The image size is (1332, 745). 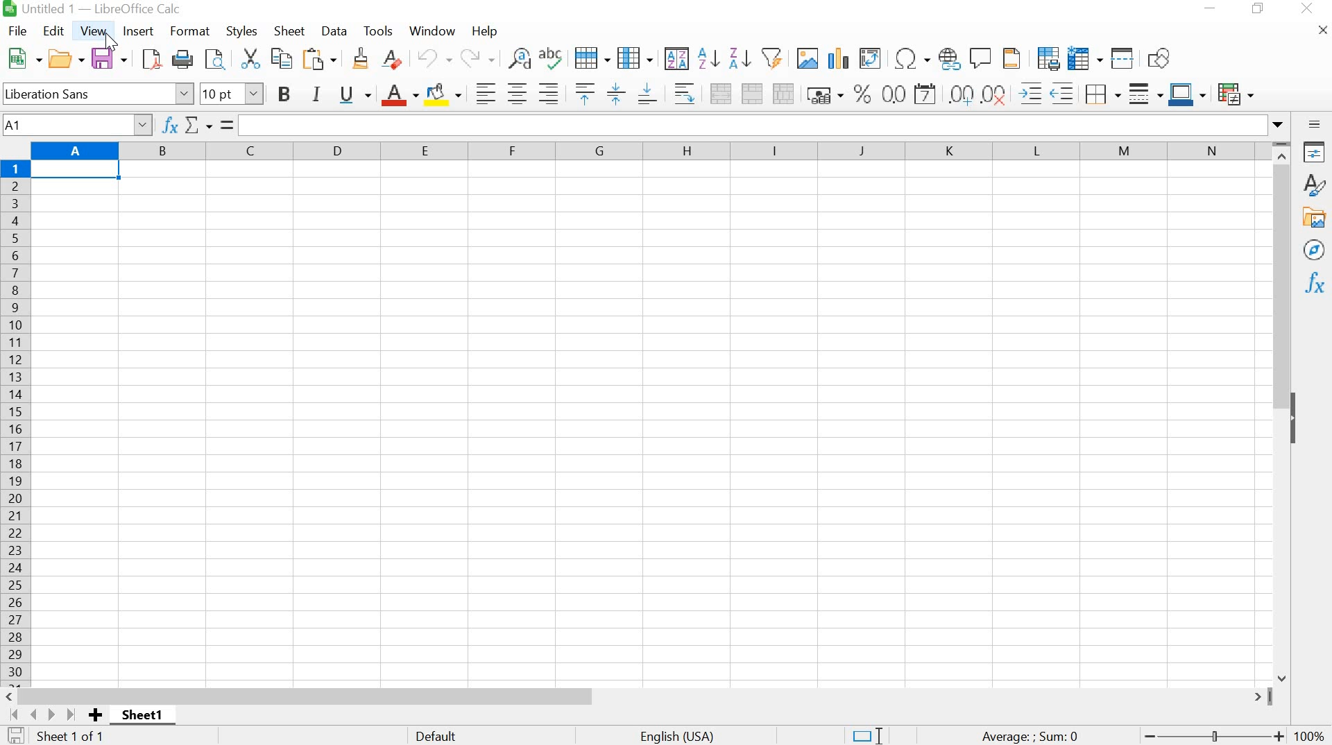 What do you see at coordinates (322, 58) in the screenshot?
I see `PASTE` at bounding box center [322, 58].